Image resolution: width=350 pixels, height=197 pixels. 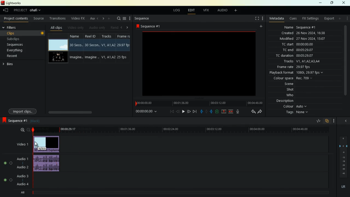 What do you see at coordinates (179, 192) in the screenshot?
I see `timelin` at bounding box center [179, 192].